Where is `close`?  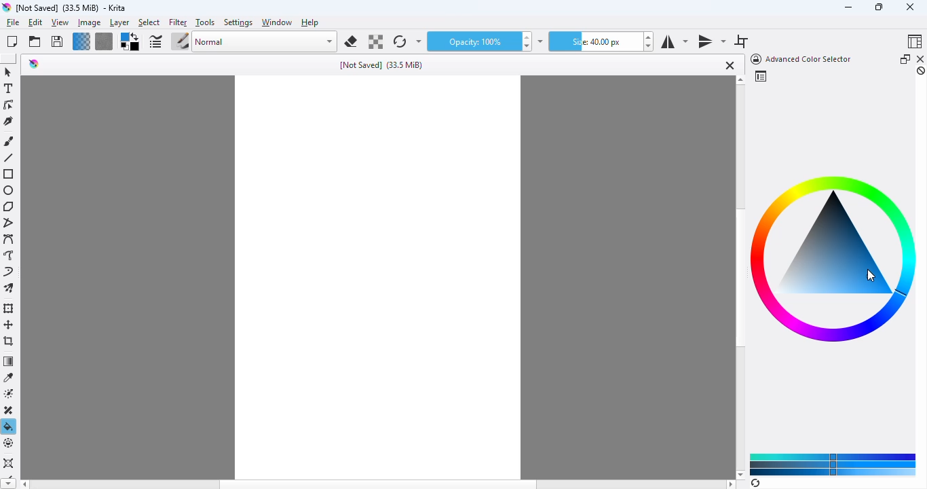
close is located at coordinates (910, 7).